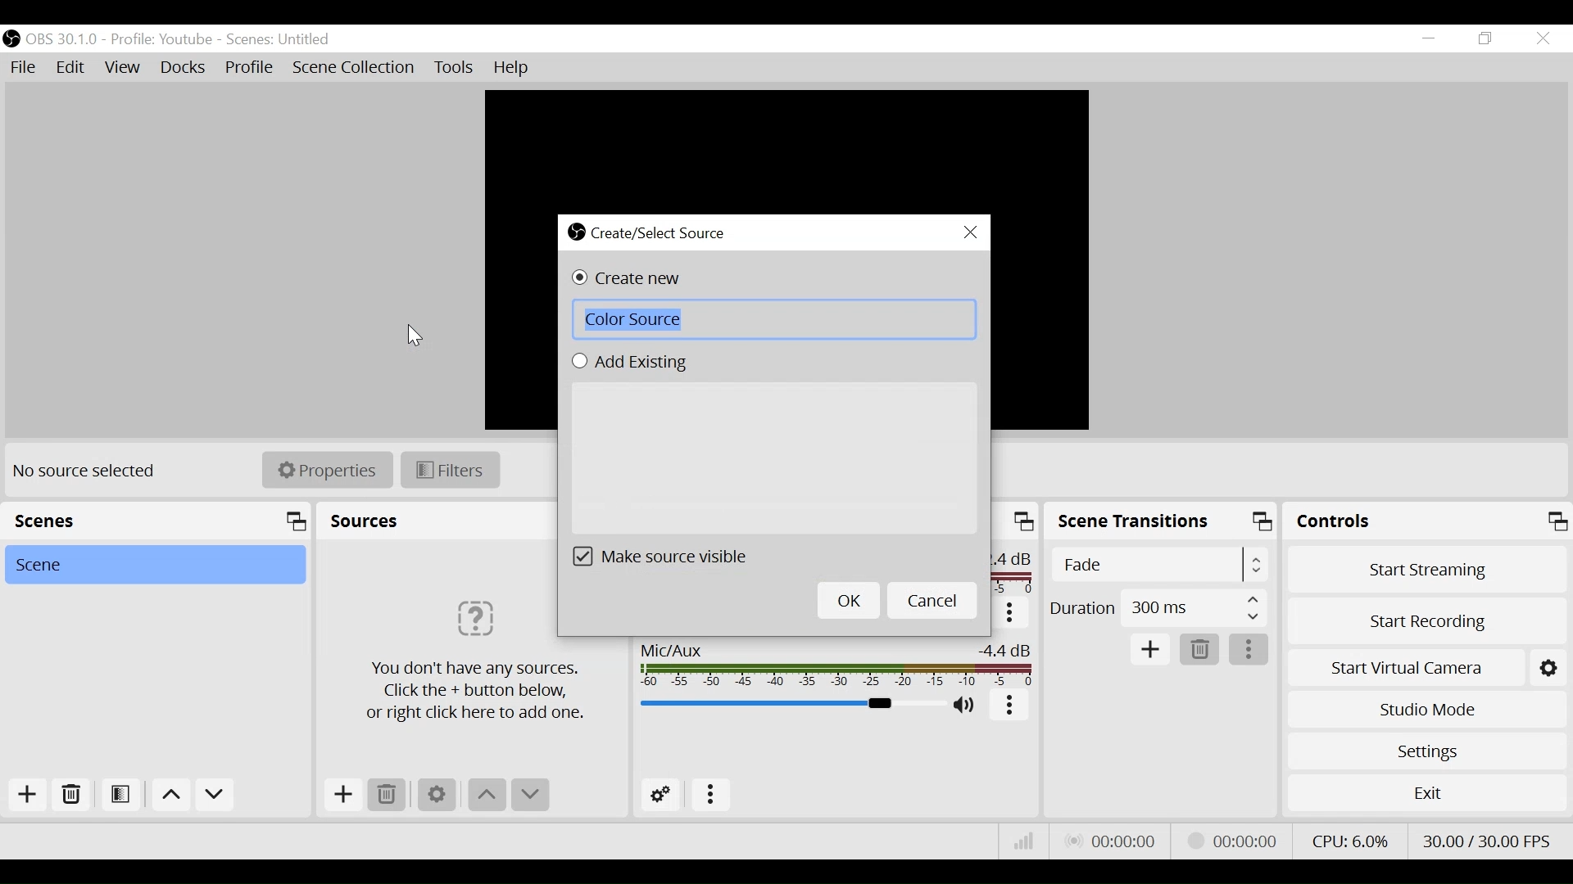 Image resolution: width=1573 pixels, height=884 pixels. What do you see at coordinates (972, 232) in the screenshot?
I see `Close` at bounding box center [972, 232].